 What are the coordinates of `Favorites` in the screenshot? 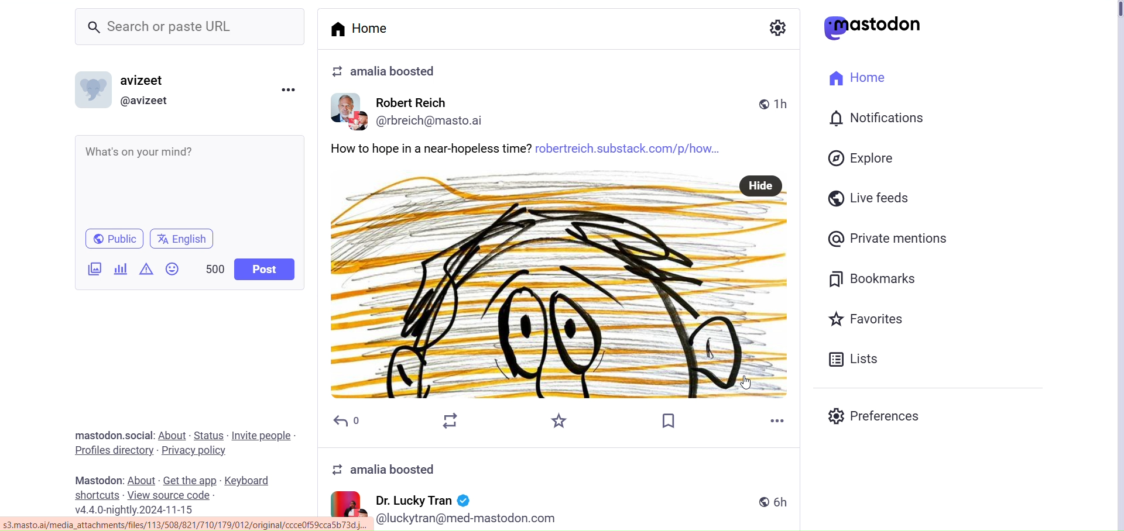 It's located at (868, 318).